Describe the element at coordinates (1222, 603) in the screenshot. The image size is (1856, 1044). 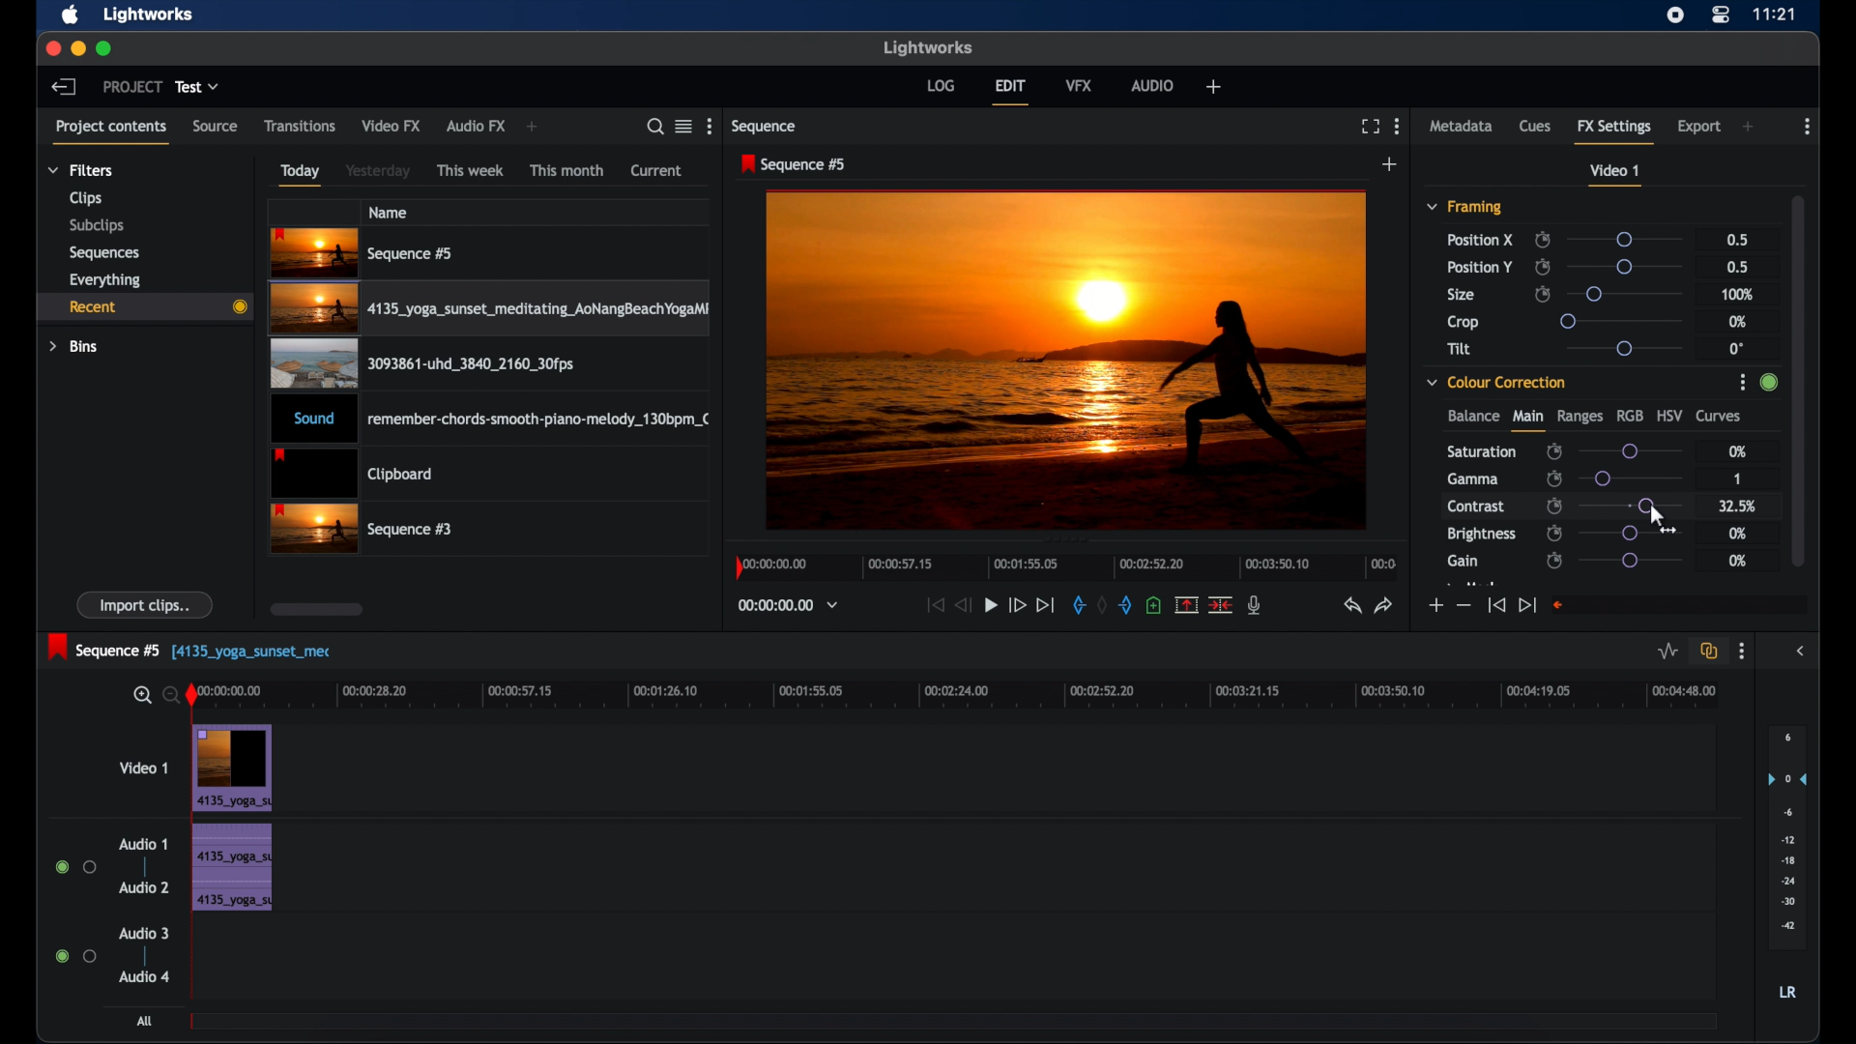
I see `split` at that location.